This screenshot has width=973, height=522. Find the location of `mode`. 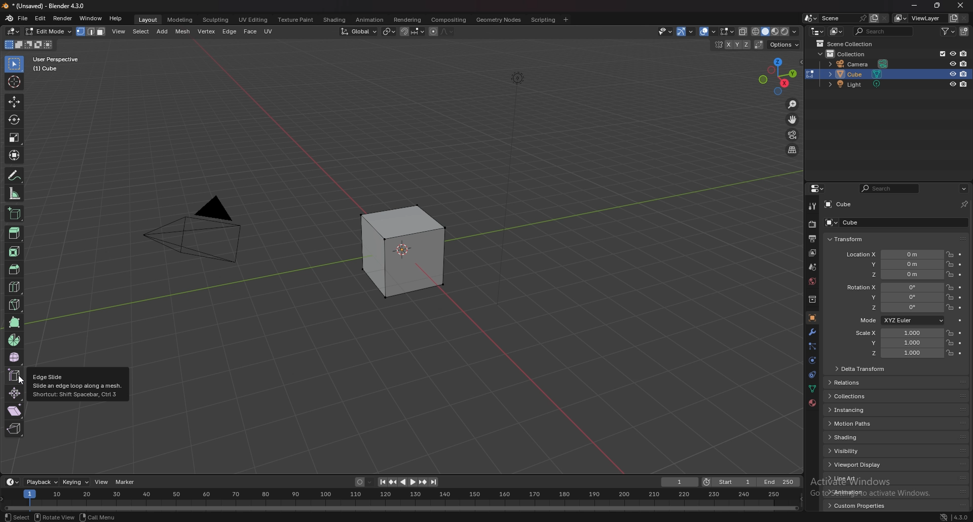

mode is located at coordinates (900, 321).